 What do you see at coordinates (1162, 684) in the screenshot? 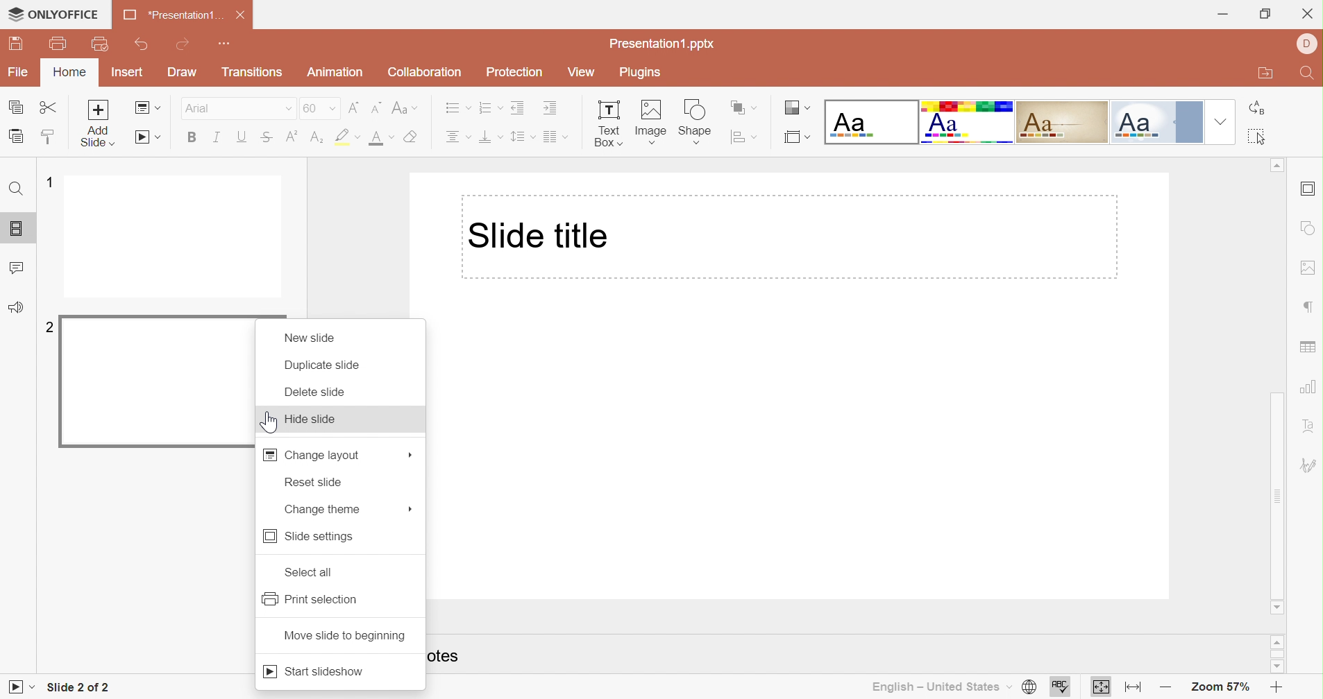
I see `Zoom out` at bounding box center [1162, 684].